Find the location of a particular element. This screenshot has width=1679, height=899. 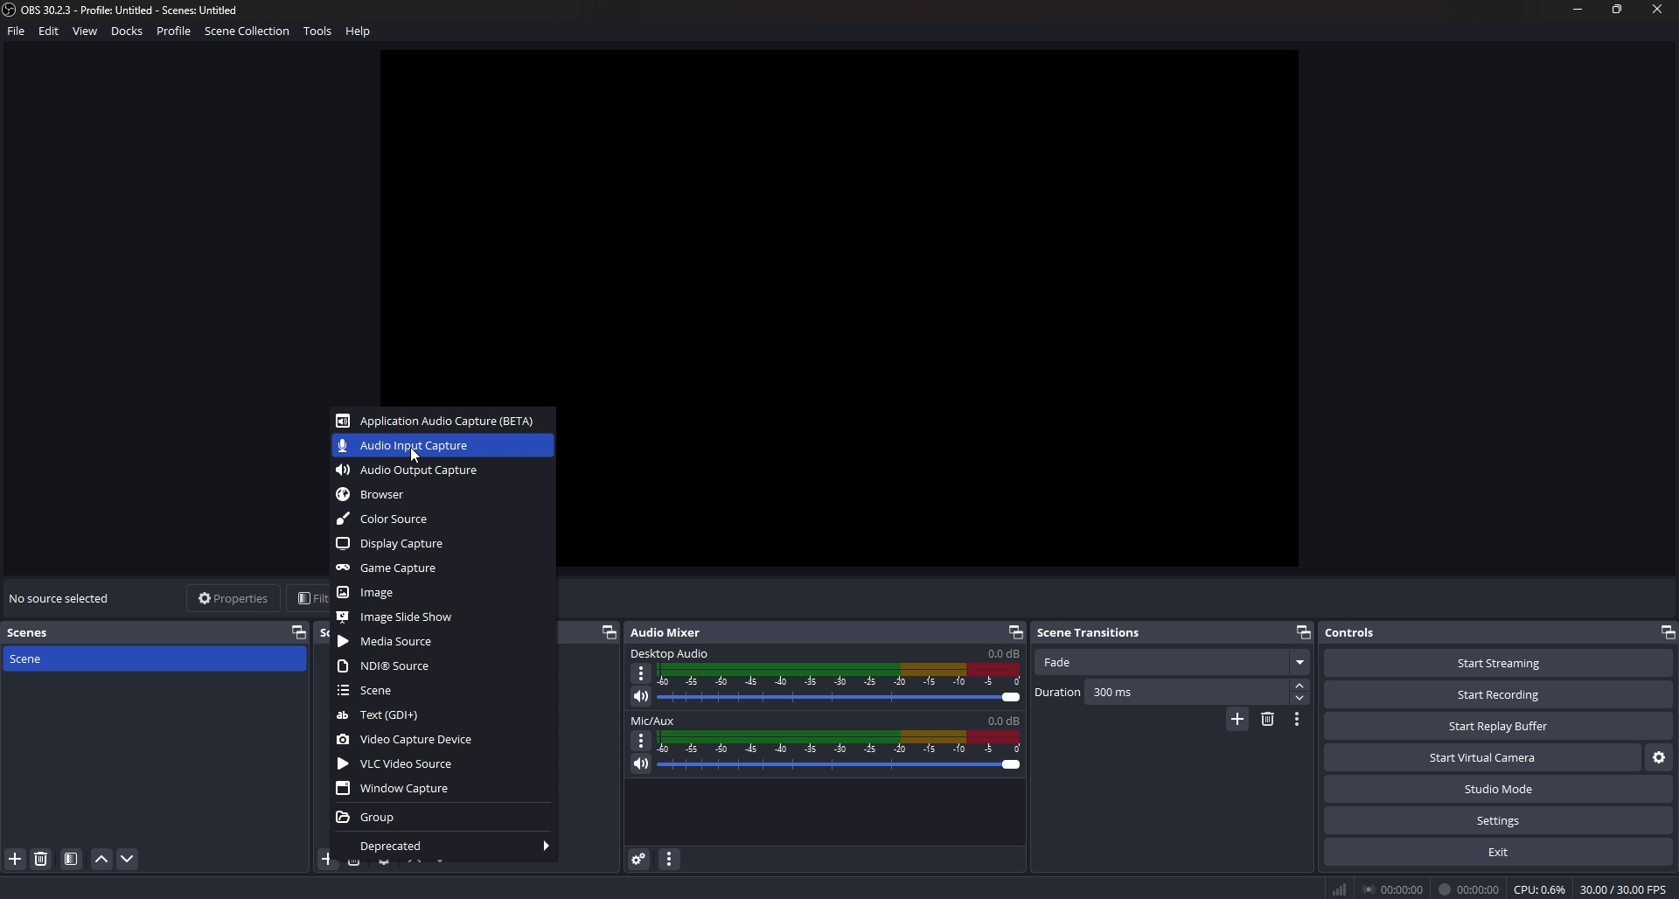

settings is located at coordinates (1662, 758).